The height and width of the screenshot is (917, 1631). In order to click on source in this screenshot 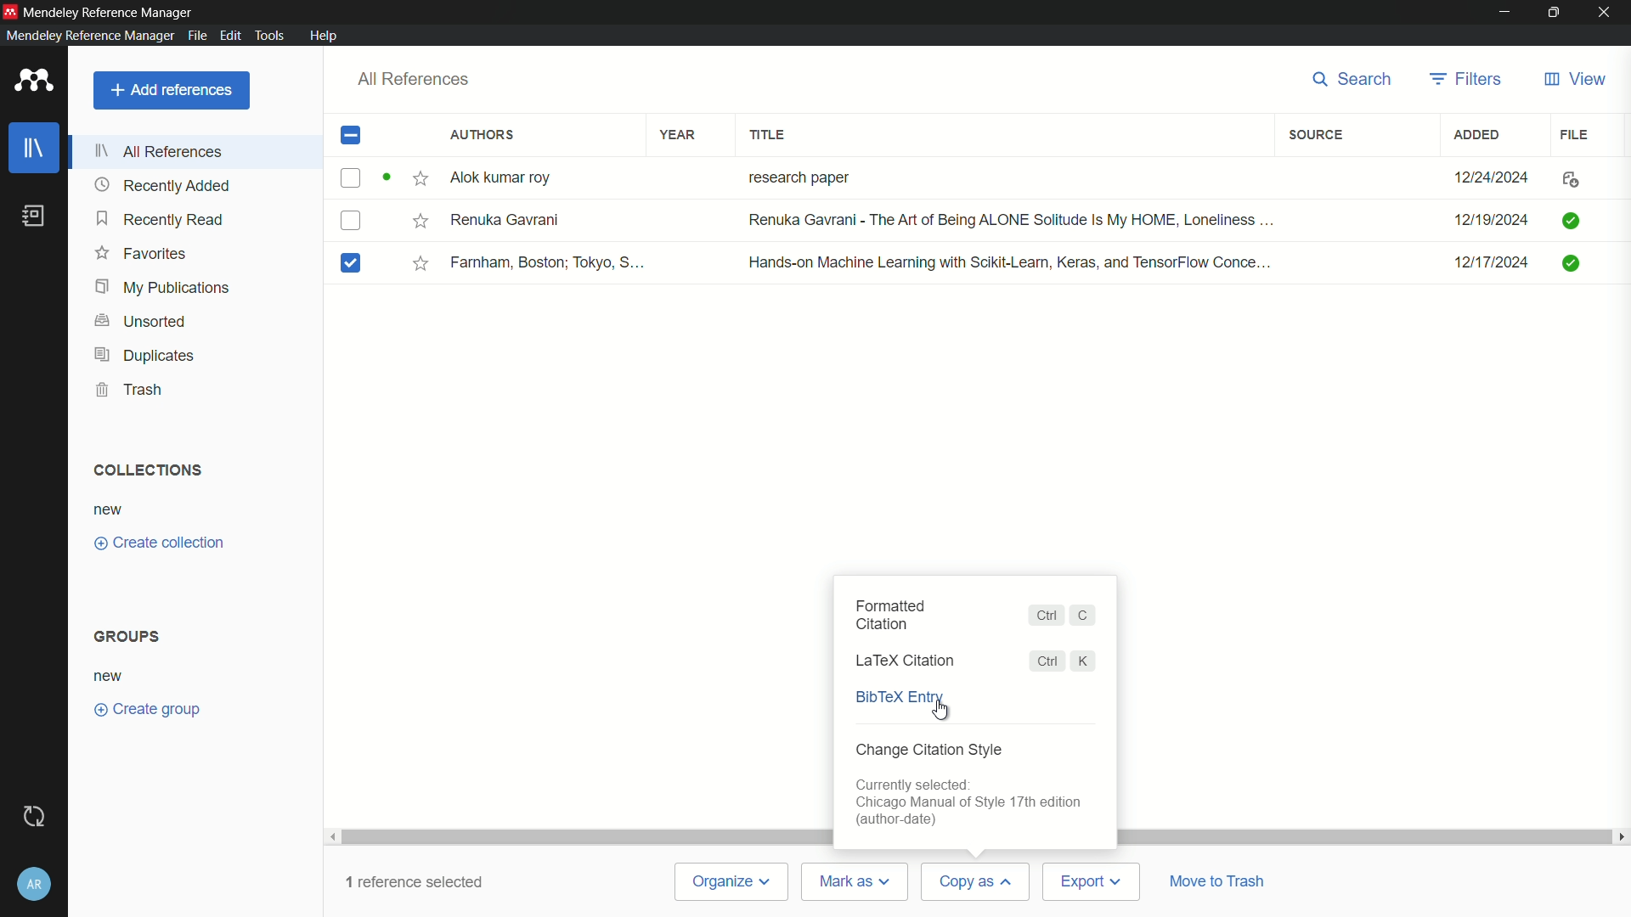, I will do `click(1319, 134)`.